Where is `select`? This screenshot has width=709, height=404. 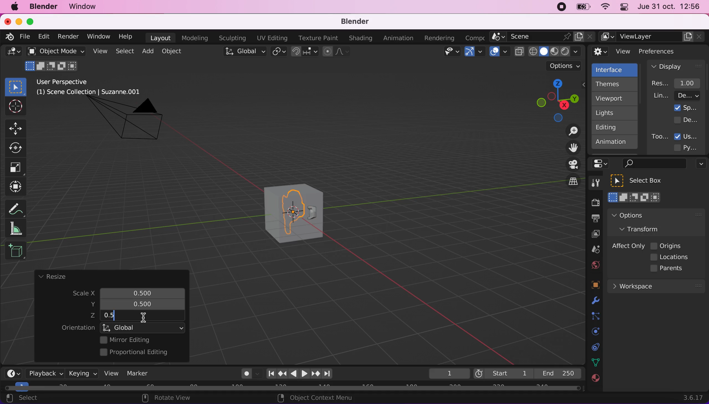
select is located at coordinates (124, 52).